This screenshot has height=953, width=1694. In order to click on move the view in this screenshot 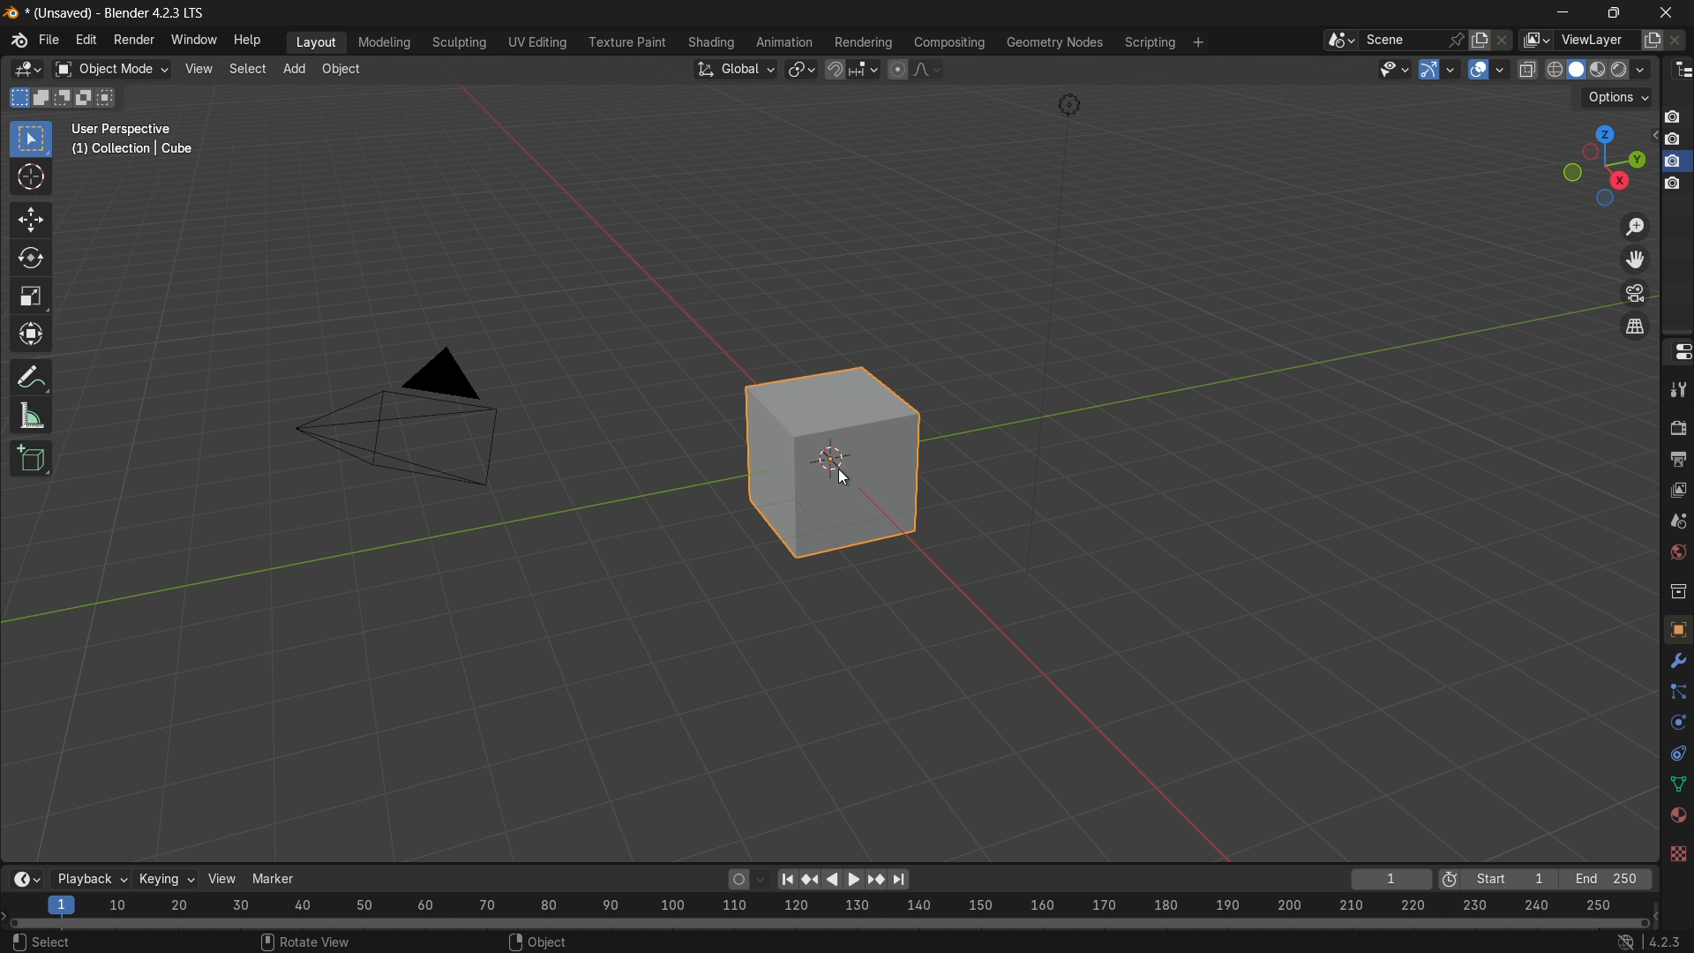, I will do `click(1638, 260)`.